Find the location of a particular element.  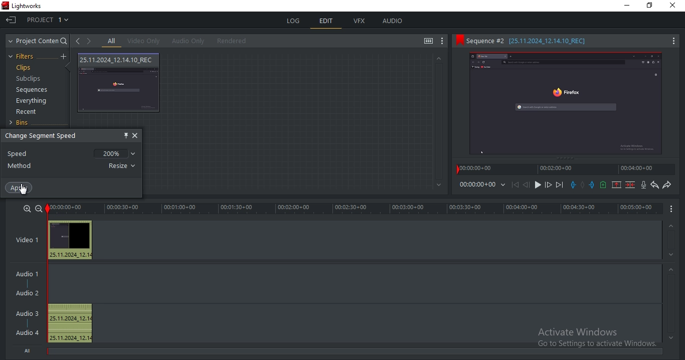

delete the marked section is located at coordinates (630, 185).